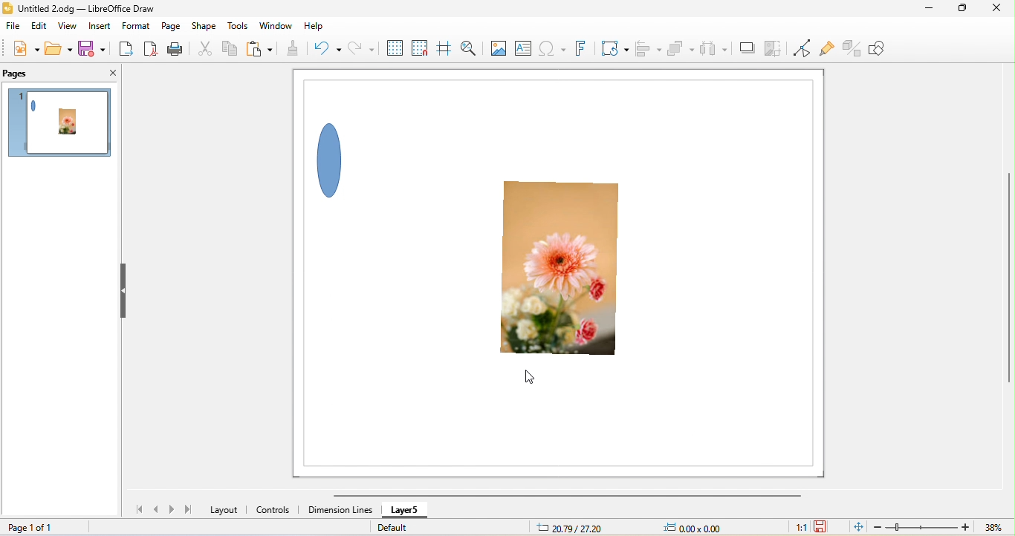 This screenshot has height=536, width=1015. I want to click on minimize, so click(930, 10).